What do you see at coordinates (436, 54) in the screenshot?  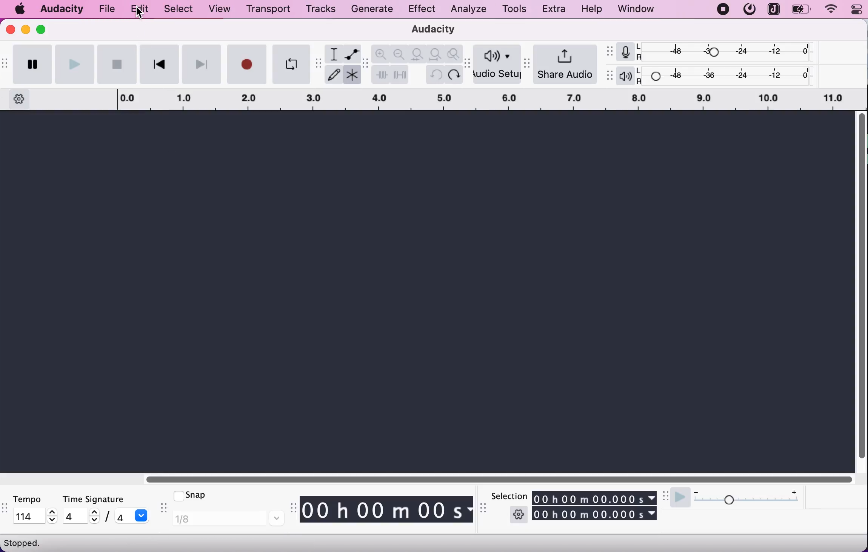 I see `fit project to width` at bounding box center [436, 54].